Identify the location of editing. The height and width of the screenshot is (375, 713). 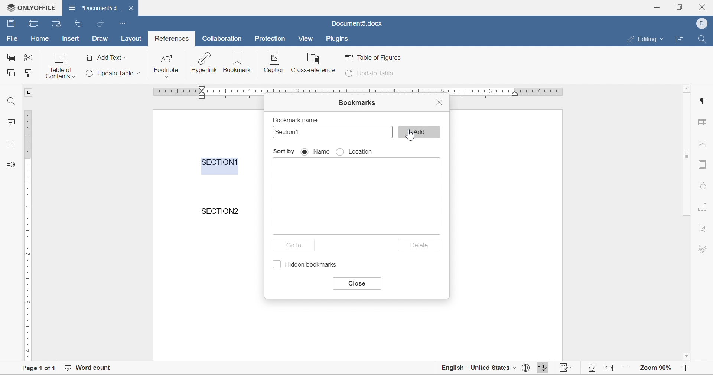
(648, 39).